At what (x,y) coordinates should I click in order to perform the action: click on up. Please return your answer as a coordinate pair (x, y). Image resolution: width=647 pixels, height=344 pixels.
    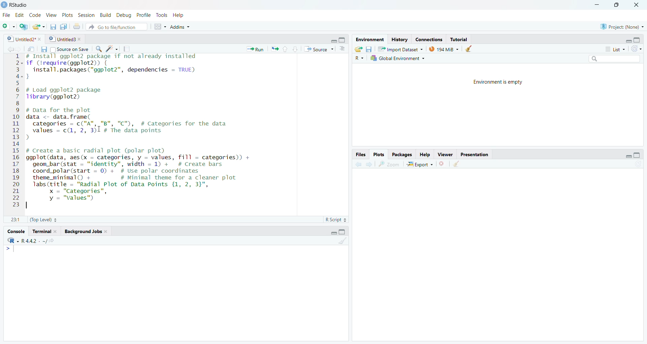
    Looking at the image, I should click on (285, 49).